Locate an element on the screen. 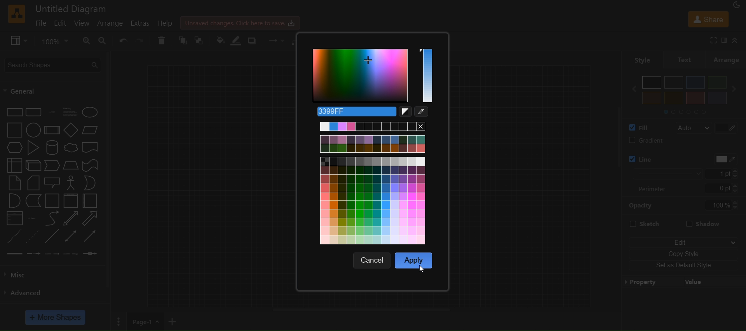 The width and height of the screenshot is (746, 331). add new page is located at coordinates (175, 320).